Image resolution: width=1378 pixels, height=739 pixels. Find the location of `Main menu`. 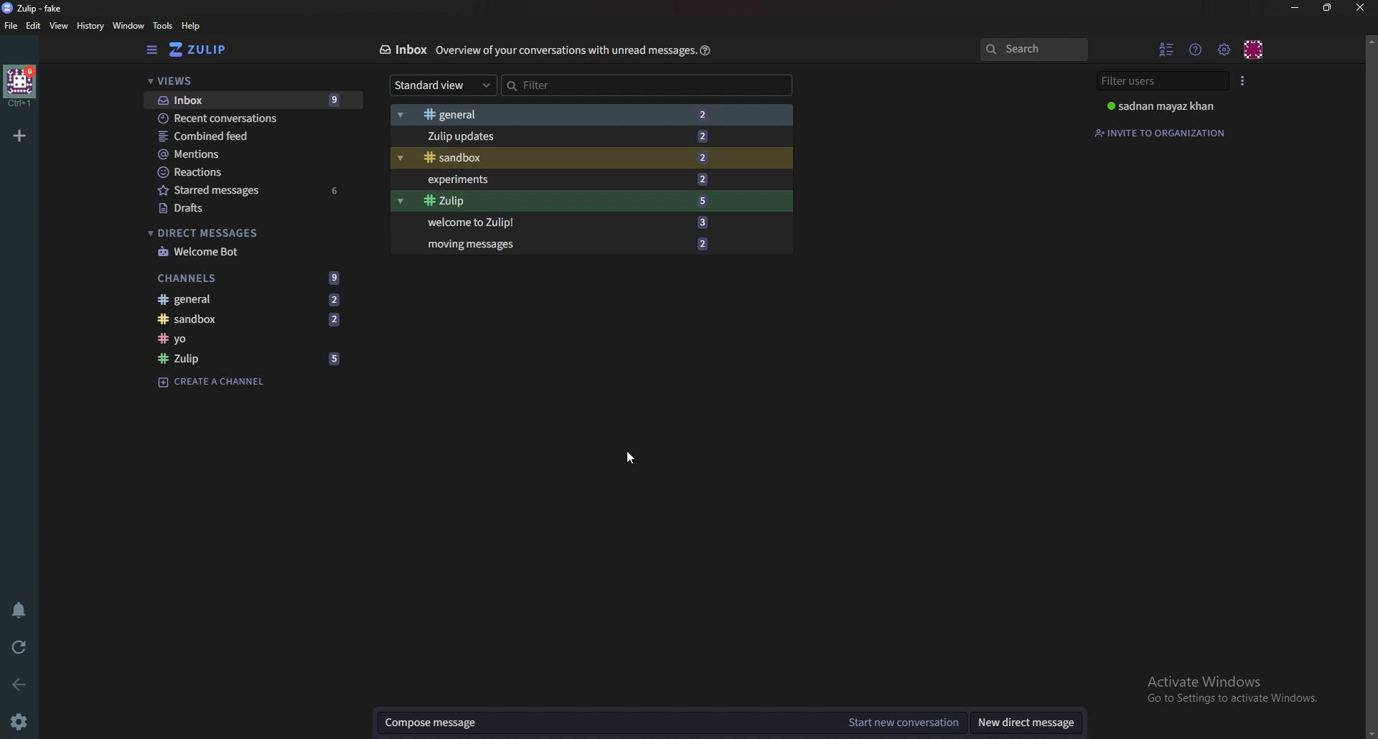

Main menu is located at coordinates (1224, 50).